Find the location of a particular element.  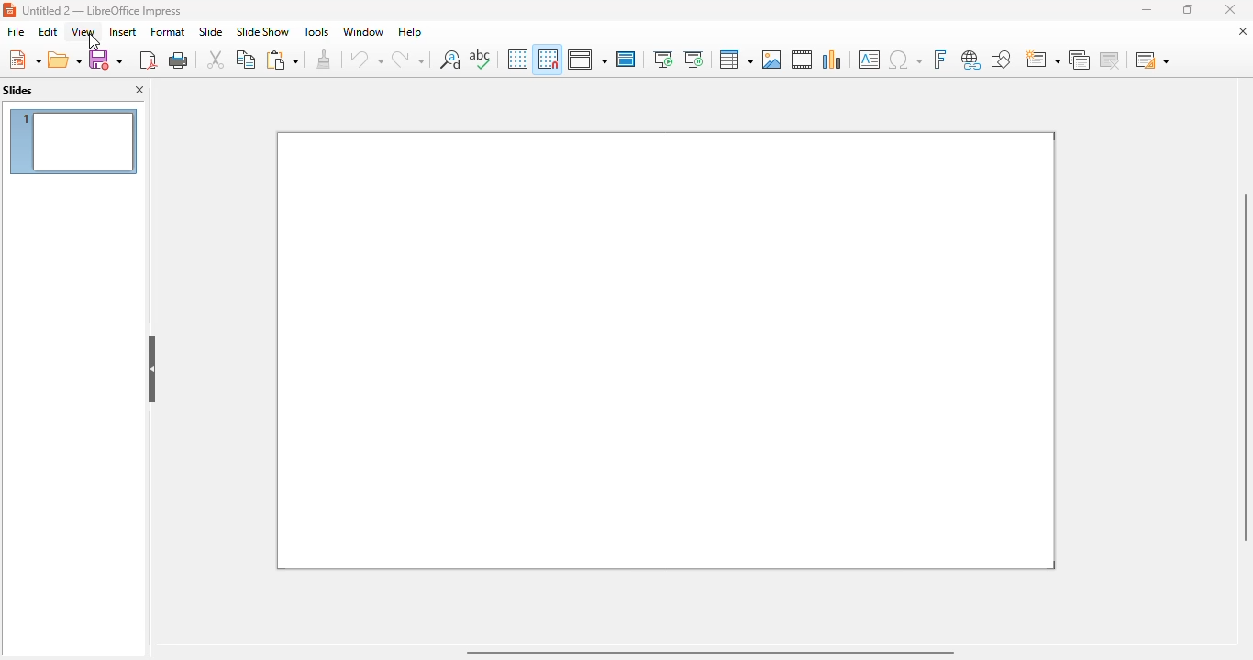

slide layout is located at coordinates (1152, 59).